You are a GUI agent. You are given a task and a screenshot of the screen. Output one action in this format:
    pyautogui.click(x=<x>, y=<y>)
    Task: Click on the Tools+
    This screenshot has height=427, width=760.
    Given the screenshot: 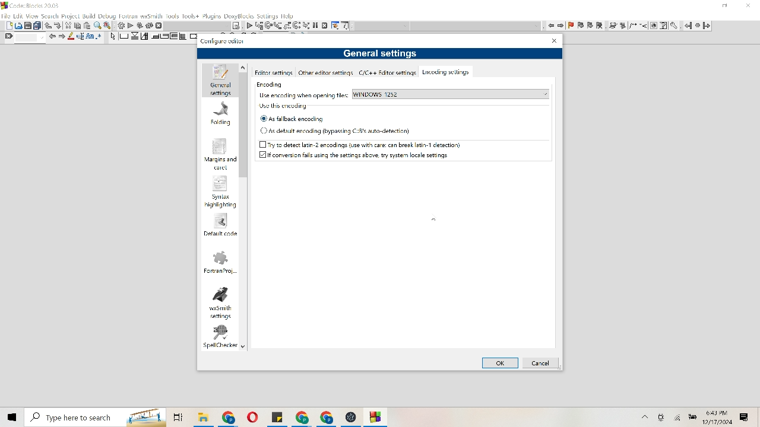 What is the action you would take?
    pyautogui.click(x=191, y=17)
    